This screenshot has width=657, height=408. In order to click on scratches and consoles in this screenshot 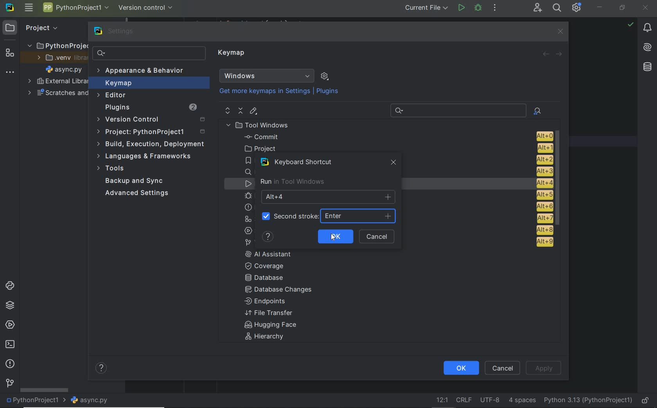, I will do `click(57, 93)`.